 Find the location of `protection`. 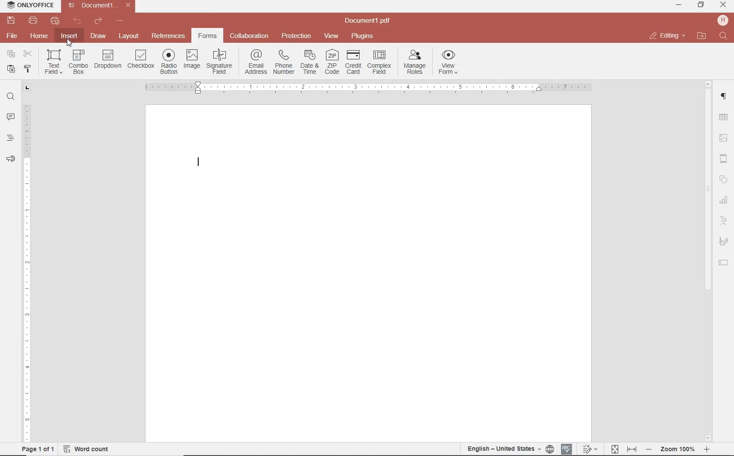

protection is located at coordinates (297, 36).